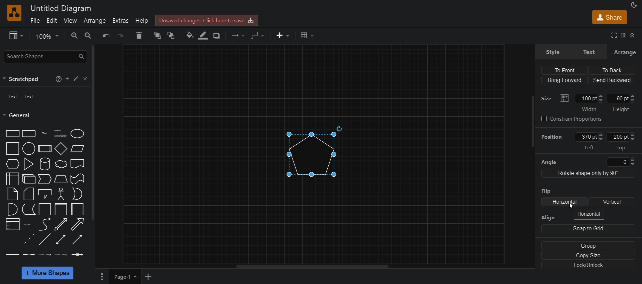  I want to click on Line, so click(44, 239).